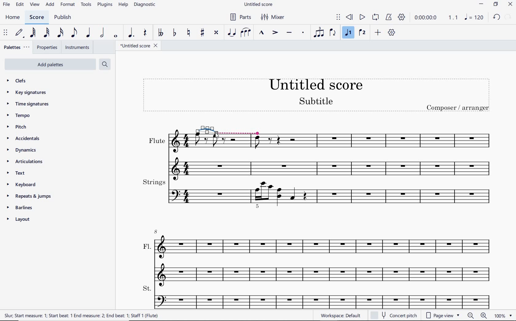 This screenshot has width=516, height=321. I want to click on ADD, so click(377, 33).